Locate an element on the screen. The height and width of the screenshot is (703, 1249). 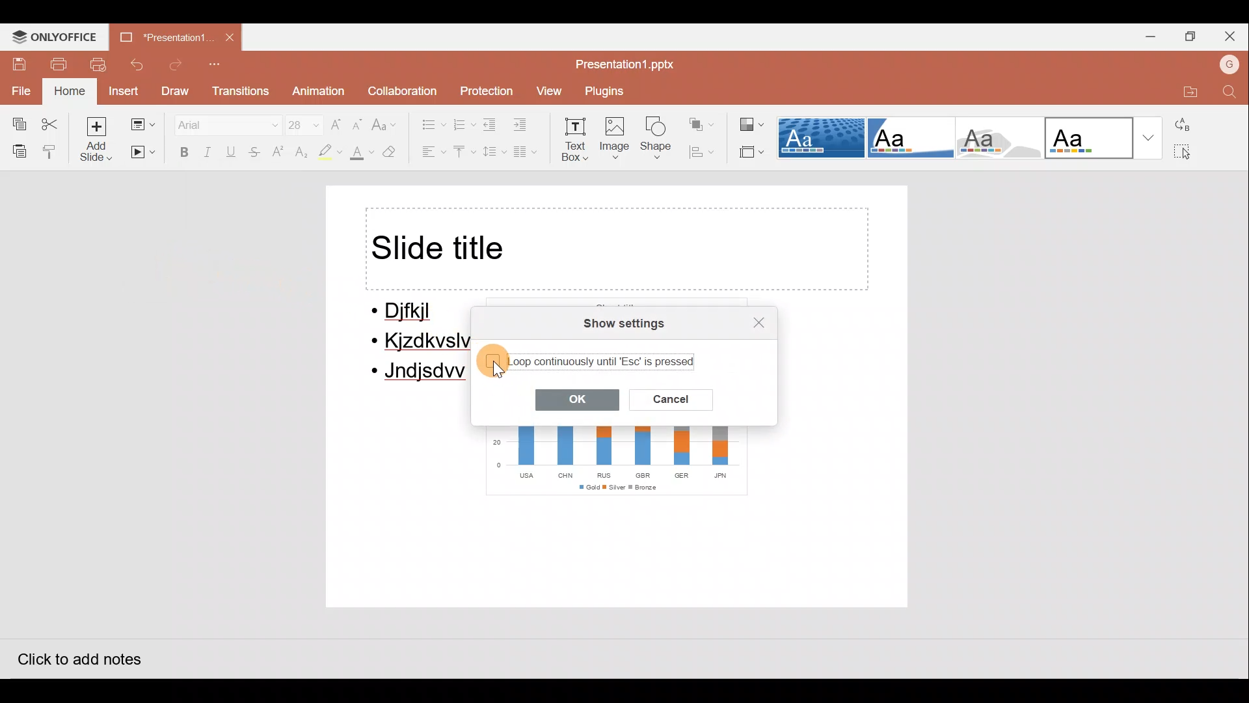
Chart is located at coordinates (614, 462).